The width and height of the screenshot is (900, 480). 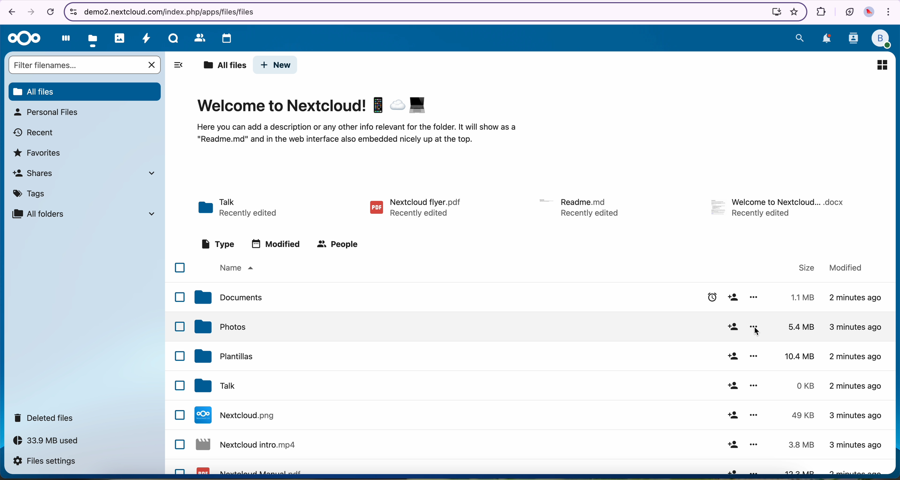 What do you see at coordinates (732, 386) in the screenshot?
I see `share` at bounding box center [732, 386].